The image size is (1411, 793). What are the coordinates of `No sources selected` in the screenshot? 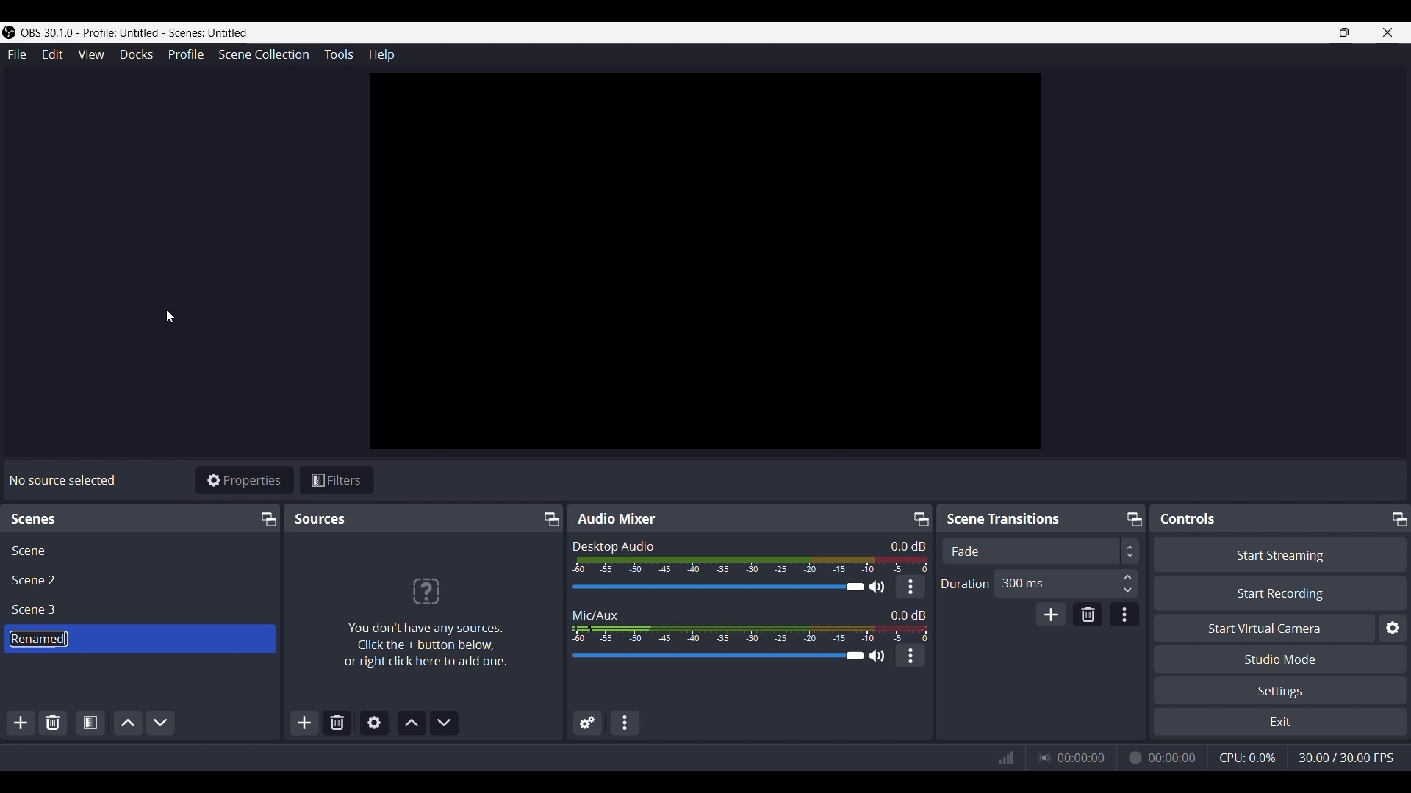 It's located at (61, 480).